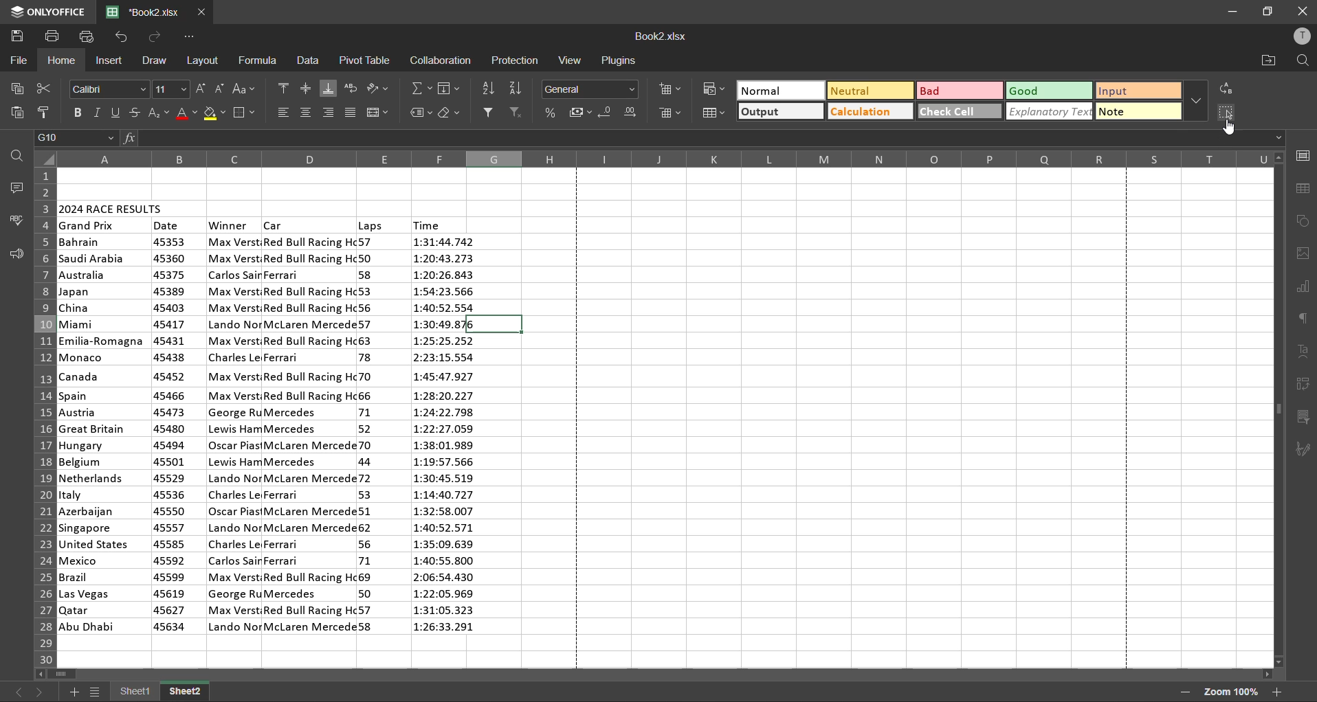 The image size is (1317, 702). Describe the element at coordinates (671, 113) in the screenshot. I see `delete cells` at that location.